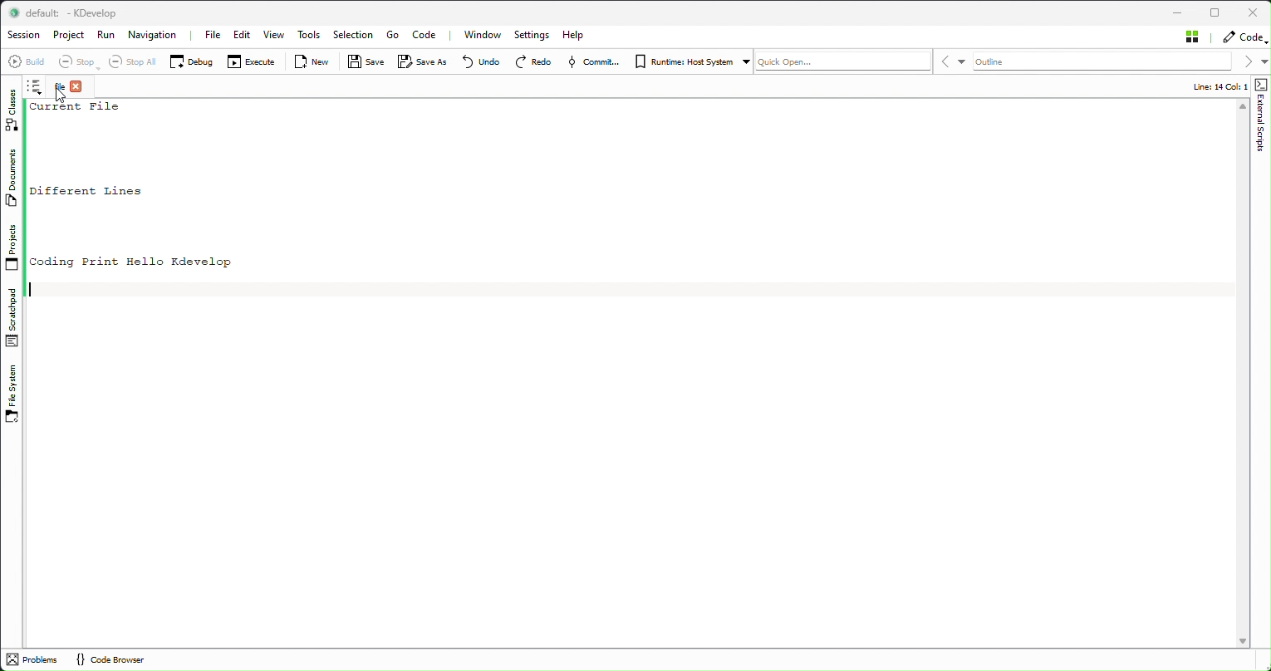  What do you see at coordinates (36, 87) in the screenshot?
I see `Notes` at bounding box center [36, 87].